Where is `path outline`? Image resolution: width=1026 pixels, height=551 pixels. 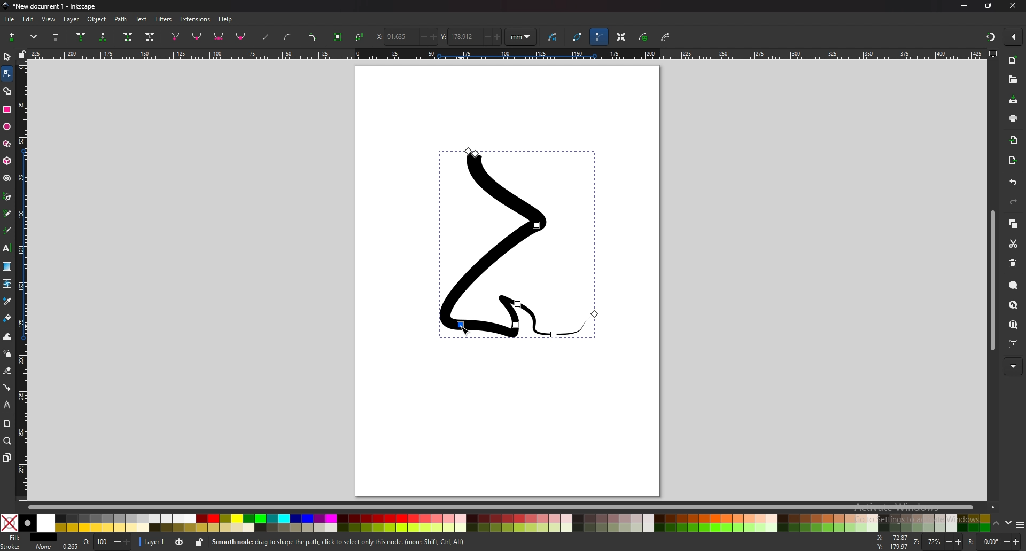 path outline is located at coordinates (578, 37).